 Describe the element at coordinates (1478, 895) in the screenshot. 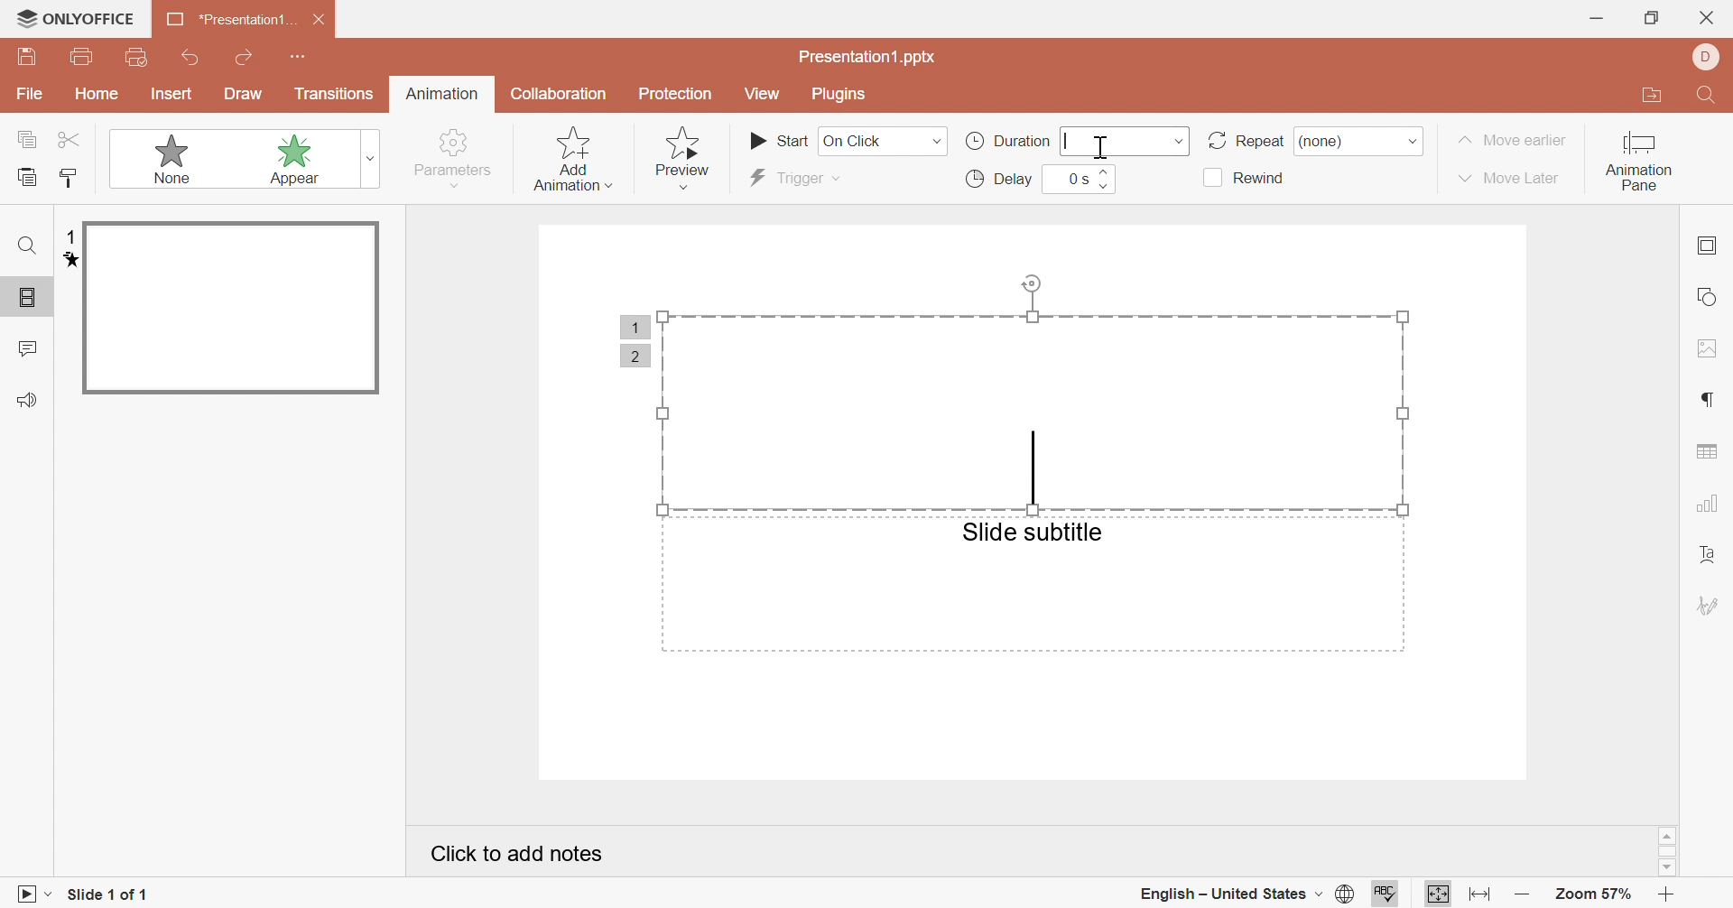

I see `fit to width` at that location.